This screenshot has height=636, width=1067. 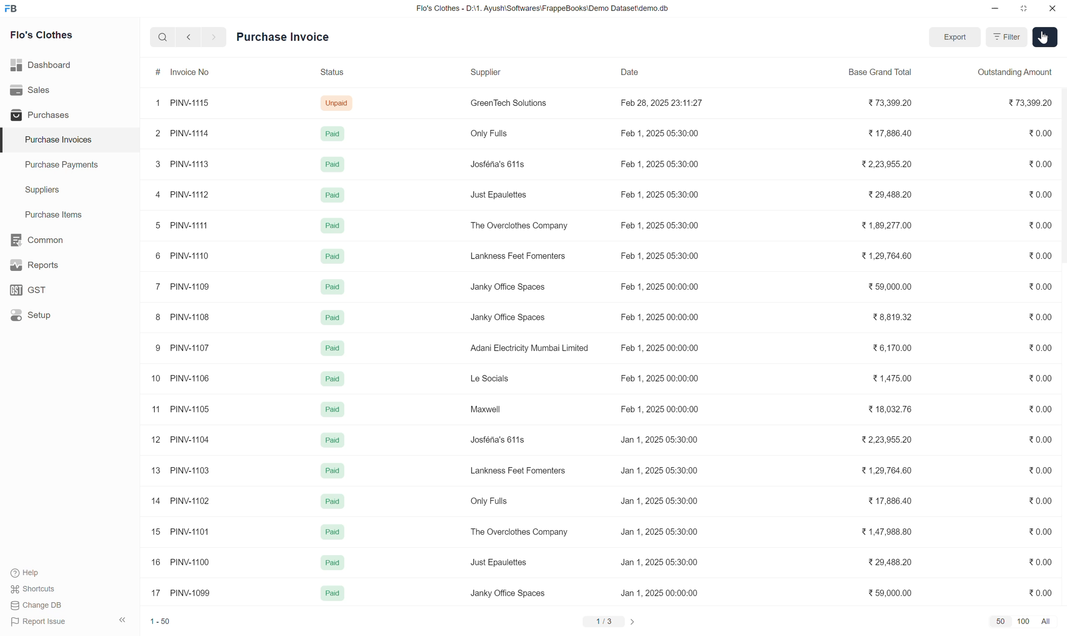 What do you see at coordinates (496, 163) in the screenshot?
I see `Josféna's 611s` at bounding box center [496, 163].